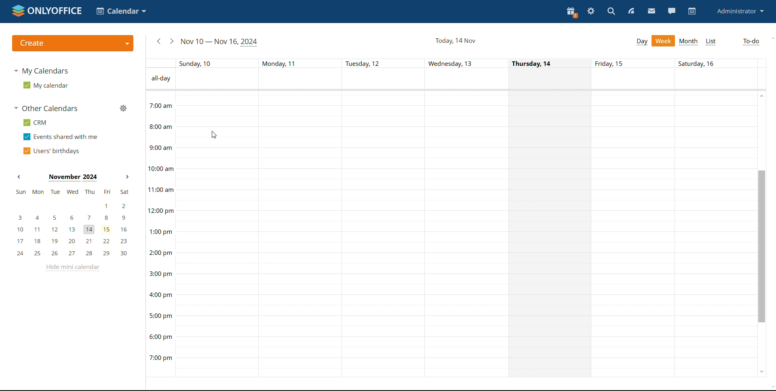 Image resolution: width=776 pixels, height=391 pixels. What do you see at coordinates (642, 42) in the screenshot?
I see `day view` at bounding box center [642, 42].